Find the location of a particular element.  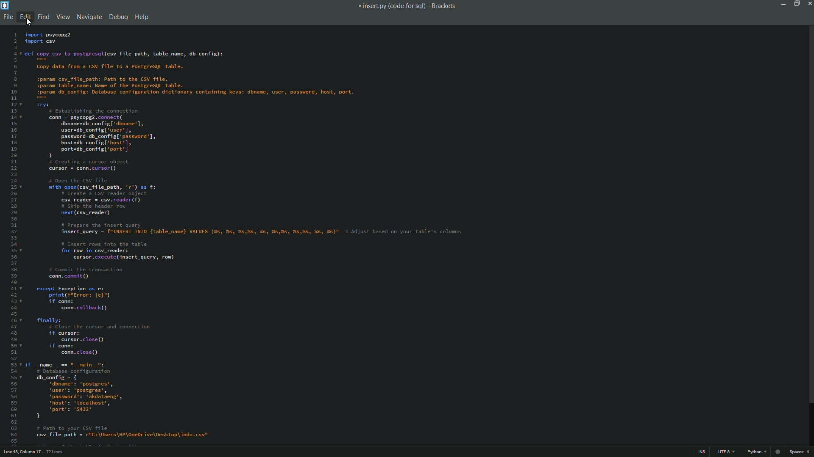

navigate menu is located at coordinates (88, 17).